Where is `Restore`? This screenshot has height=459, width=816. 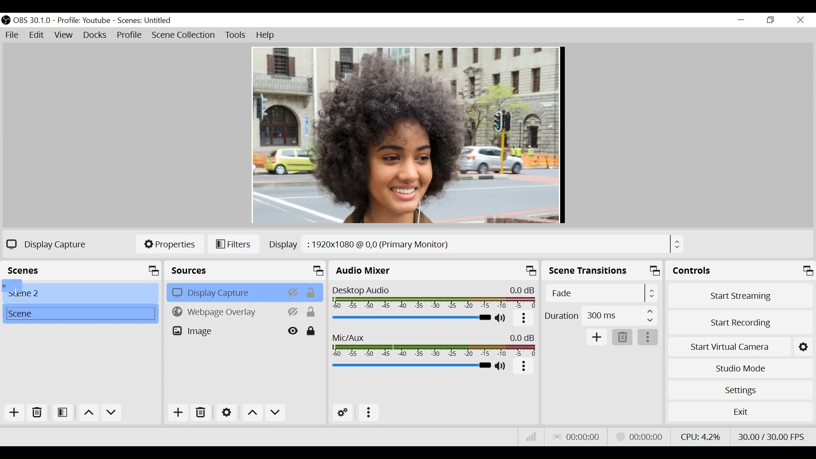
Restore is located at coordinates (771, 20).